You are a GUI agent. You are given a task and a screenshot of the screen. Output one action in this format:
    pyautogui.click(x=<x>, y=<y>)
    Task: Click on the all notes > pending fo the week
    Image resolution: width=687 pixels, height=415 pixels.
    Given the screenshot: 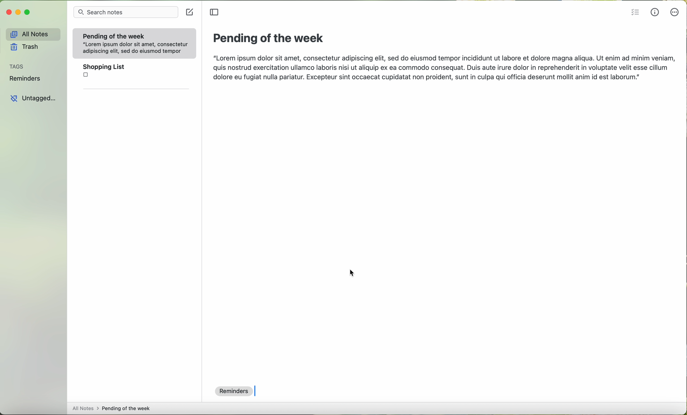 What is the action you would take?
    pyautogui.click(x=112, y=407)
    